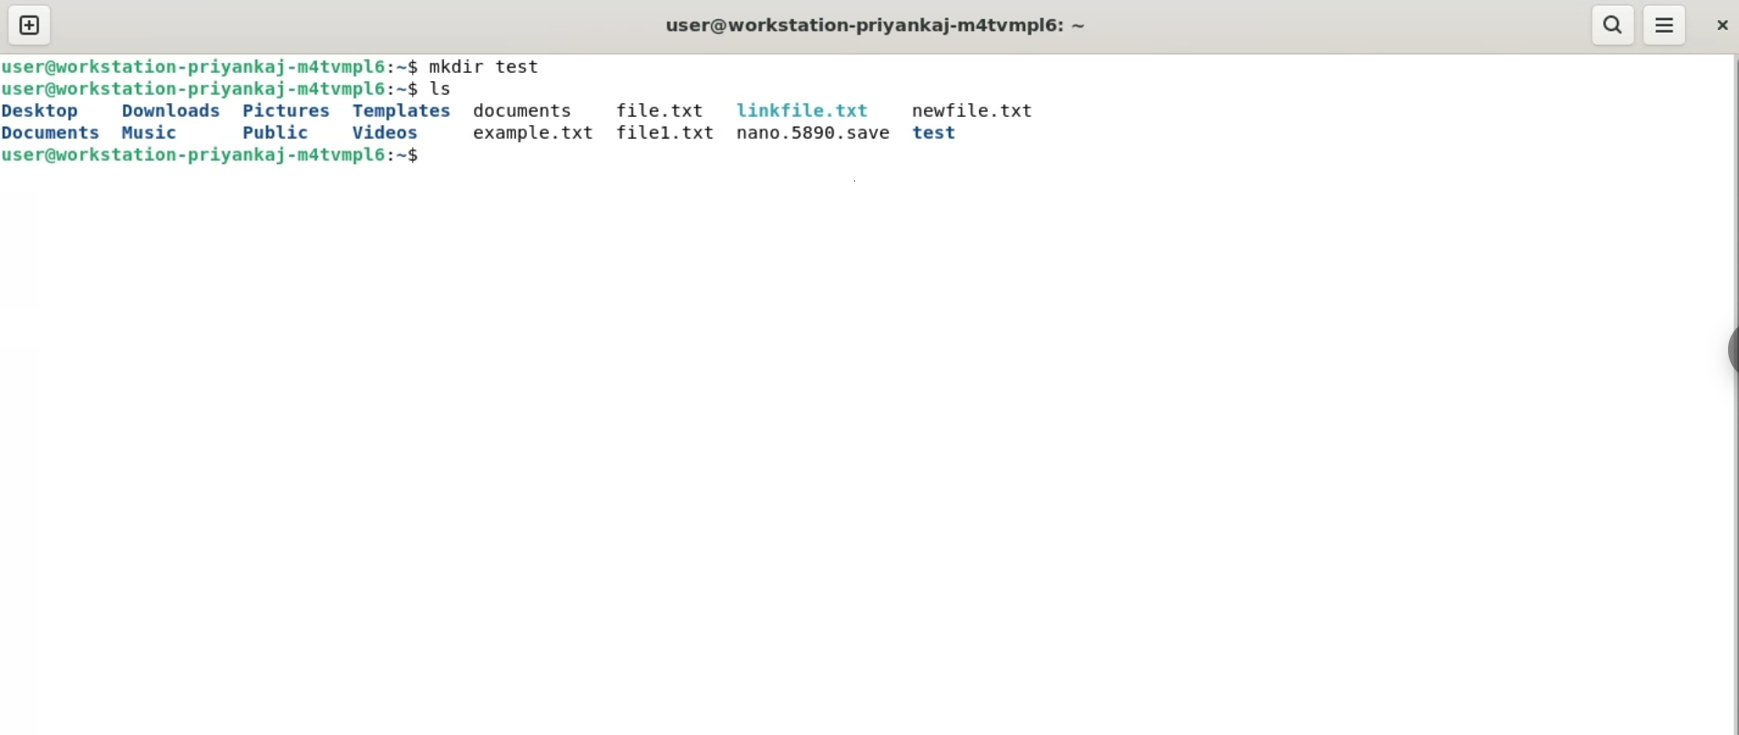 This screenshot has height=735, width=1739. What do you see at coordinates (288, 110) in the screenshot?
I see `pictures` at bounding box center [288, 110].